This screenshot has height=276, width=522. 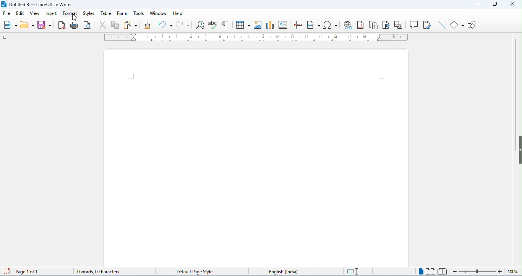 What do you see at coordinates (516, 94) in the screenshot?
I see `vertical scroll bar` at bounding box center [516, 94].